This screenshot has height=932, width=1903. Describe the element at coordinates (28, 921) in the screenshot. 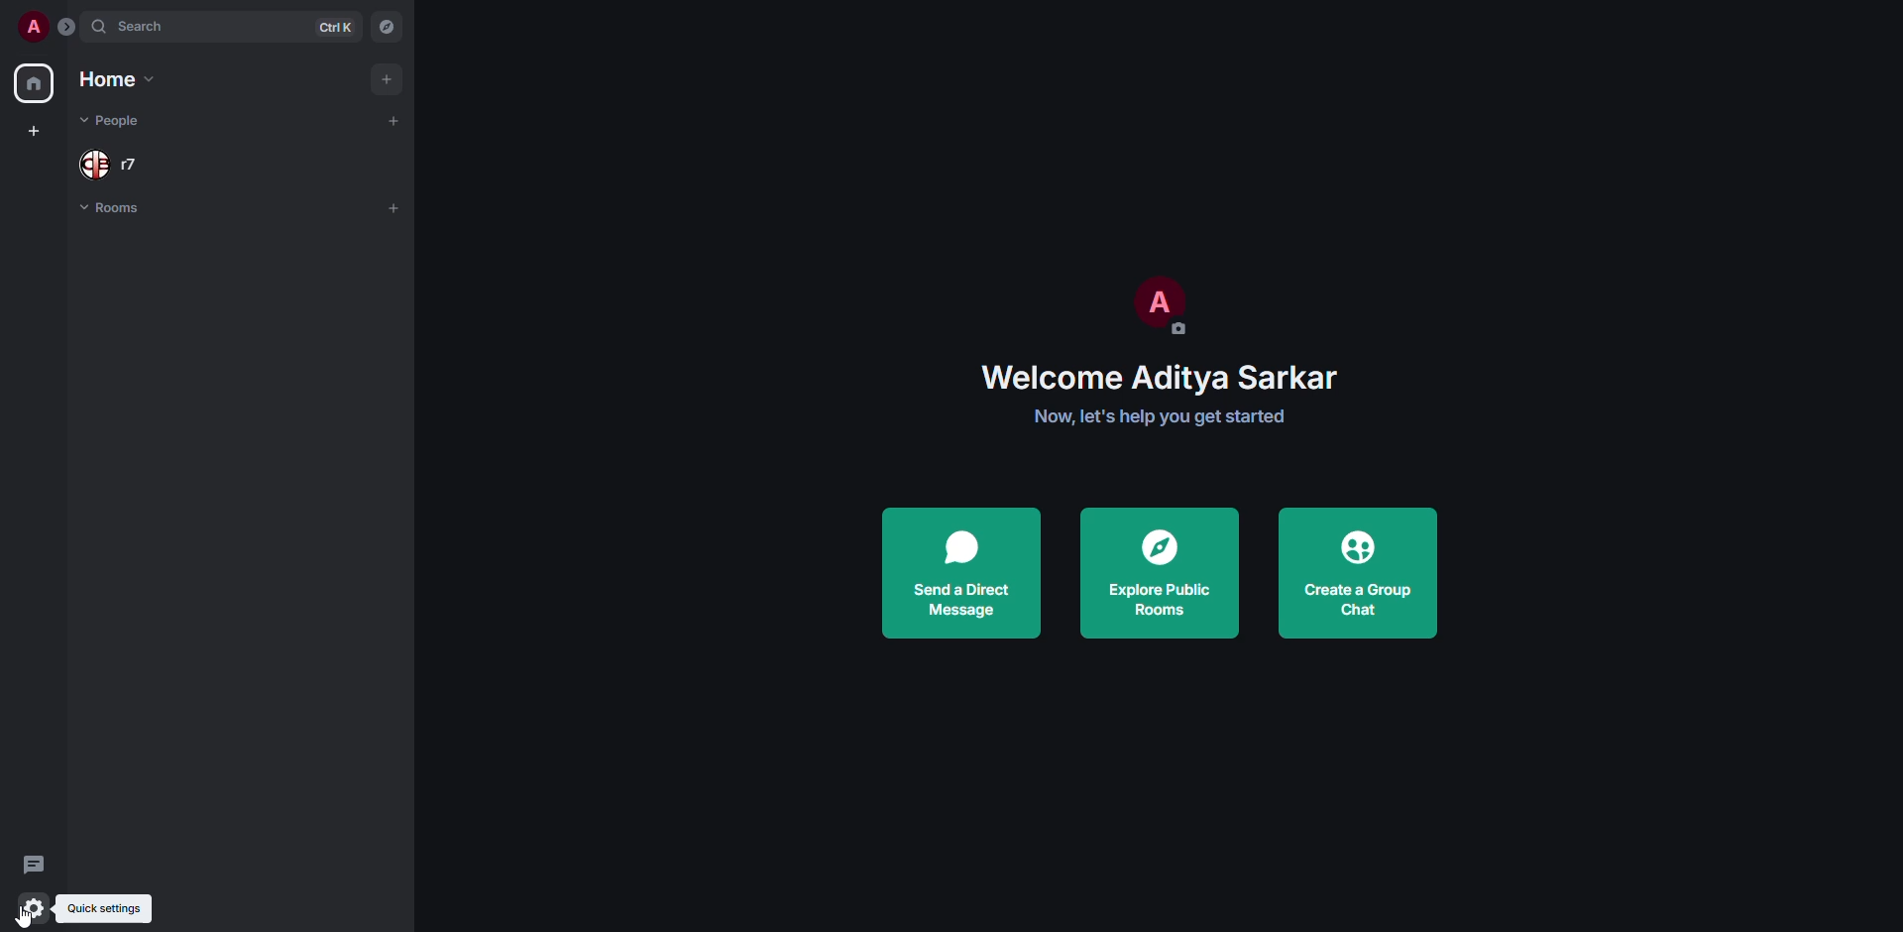

I see `cursor` at that location.